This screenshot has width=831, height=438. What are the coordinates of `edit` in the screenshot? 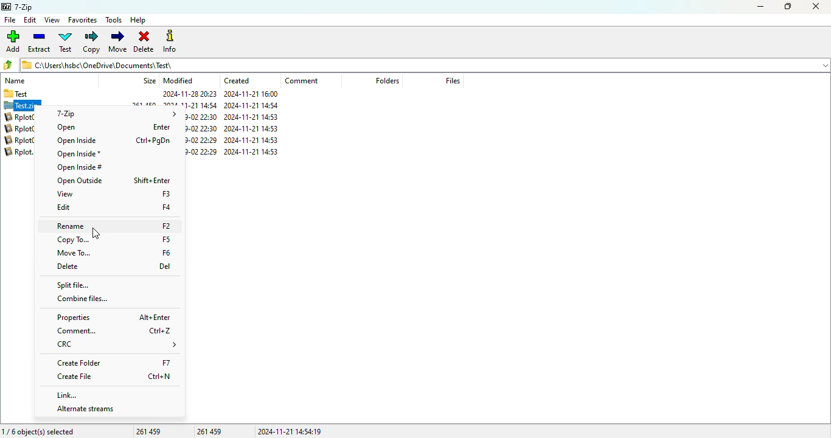 It's located at (30, 20).